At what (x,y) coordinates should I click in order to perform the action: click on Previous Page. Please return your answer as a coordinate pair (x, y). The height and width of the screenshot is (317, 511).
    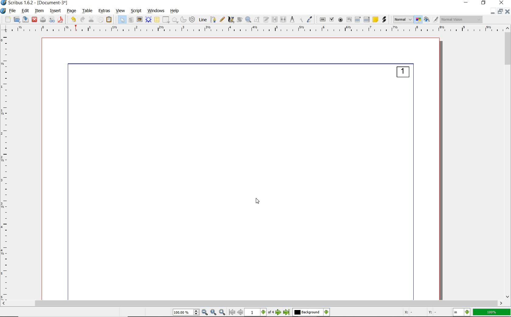
    Looking at the image, I should click on (240, 313).